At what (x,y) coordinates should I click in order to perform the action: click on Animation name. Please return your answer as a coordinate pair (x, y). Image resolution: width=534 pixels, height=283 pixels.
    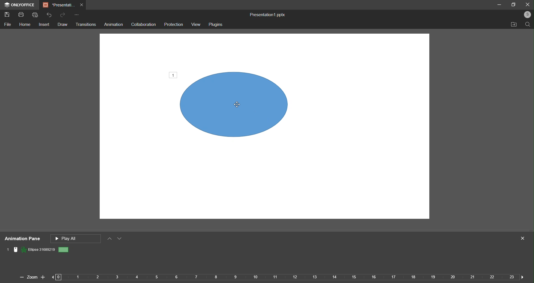
    Looking at the image, I should click on (38, 250).